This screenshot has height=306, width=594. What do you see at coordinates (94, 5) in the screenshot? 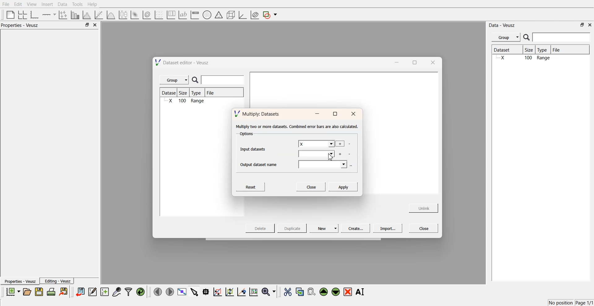
I see `Help` at bounding box center [94, 5].